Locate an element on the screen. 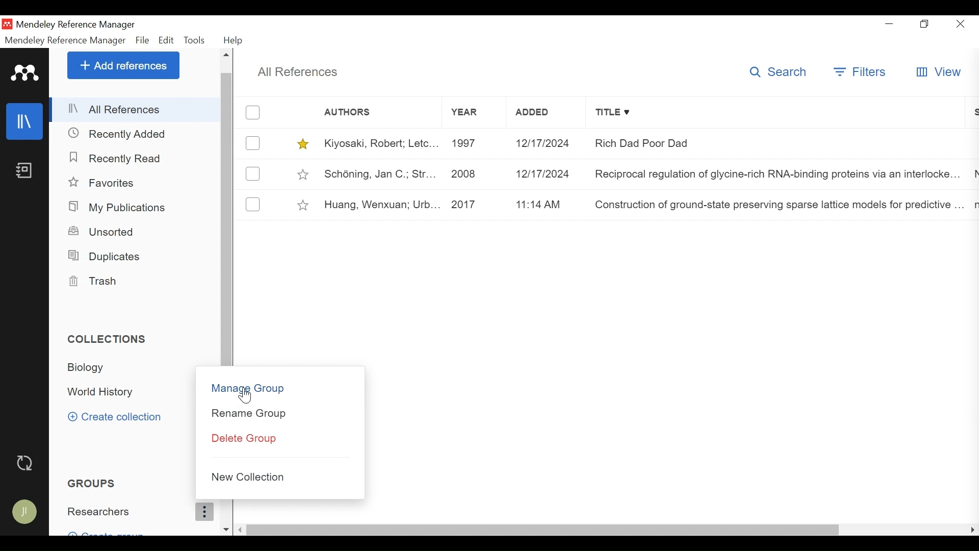 The image size is (979, 551). Cursor is located at coordinates (246, 397).